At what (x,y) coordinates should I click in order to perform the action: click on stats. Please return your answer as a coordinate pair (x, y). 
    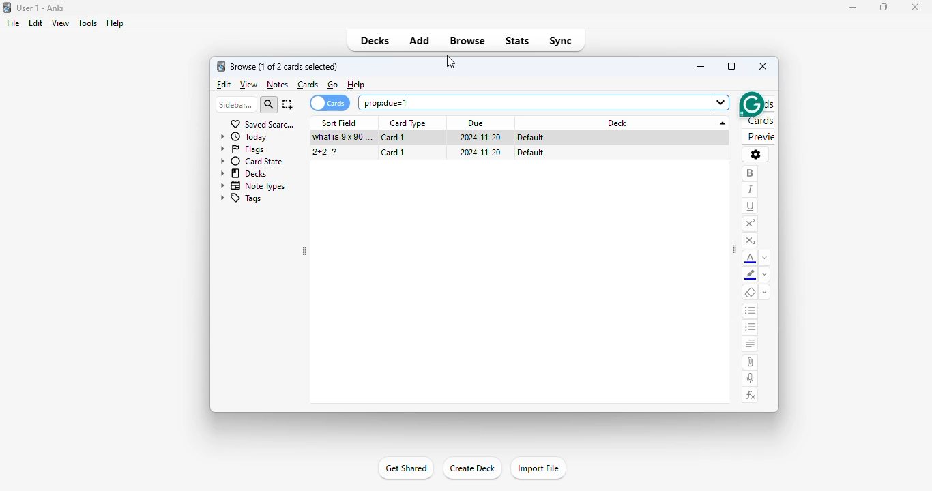
    Looking at the image, I should click on (517, 41).